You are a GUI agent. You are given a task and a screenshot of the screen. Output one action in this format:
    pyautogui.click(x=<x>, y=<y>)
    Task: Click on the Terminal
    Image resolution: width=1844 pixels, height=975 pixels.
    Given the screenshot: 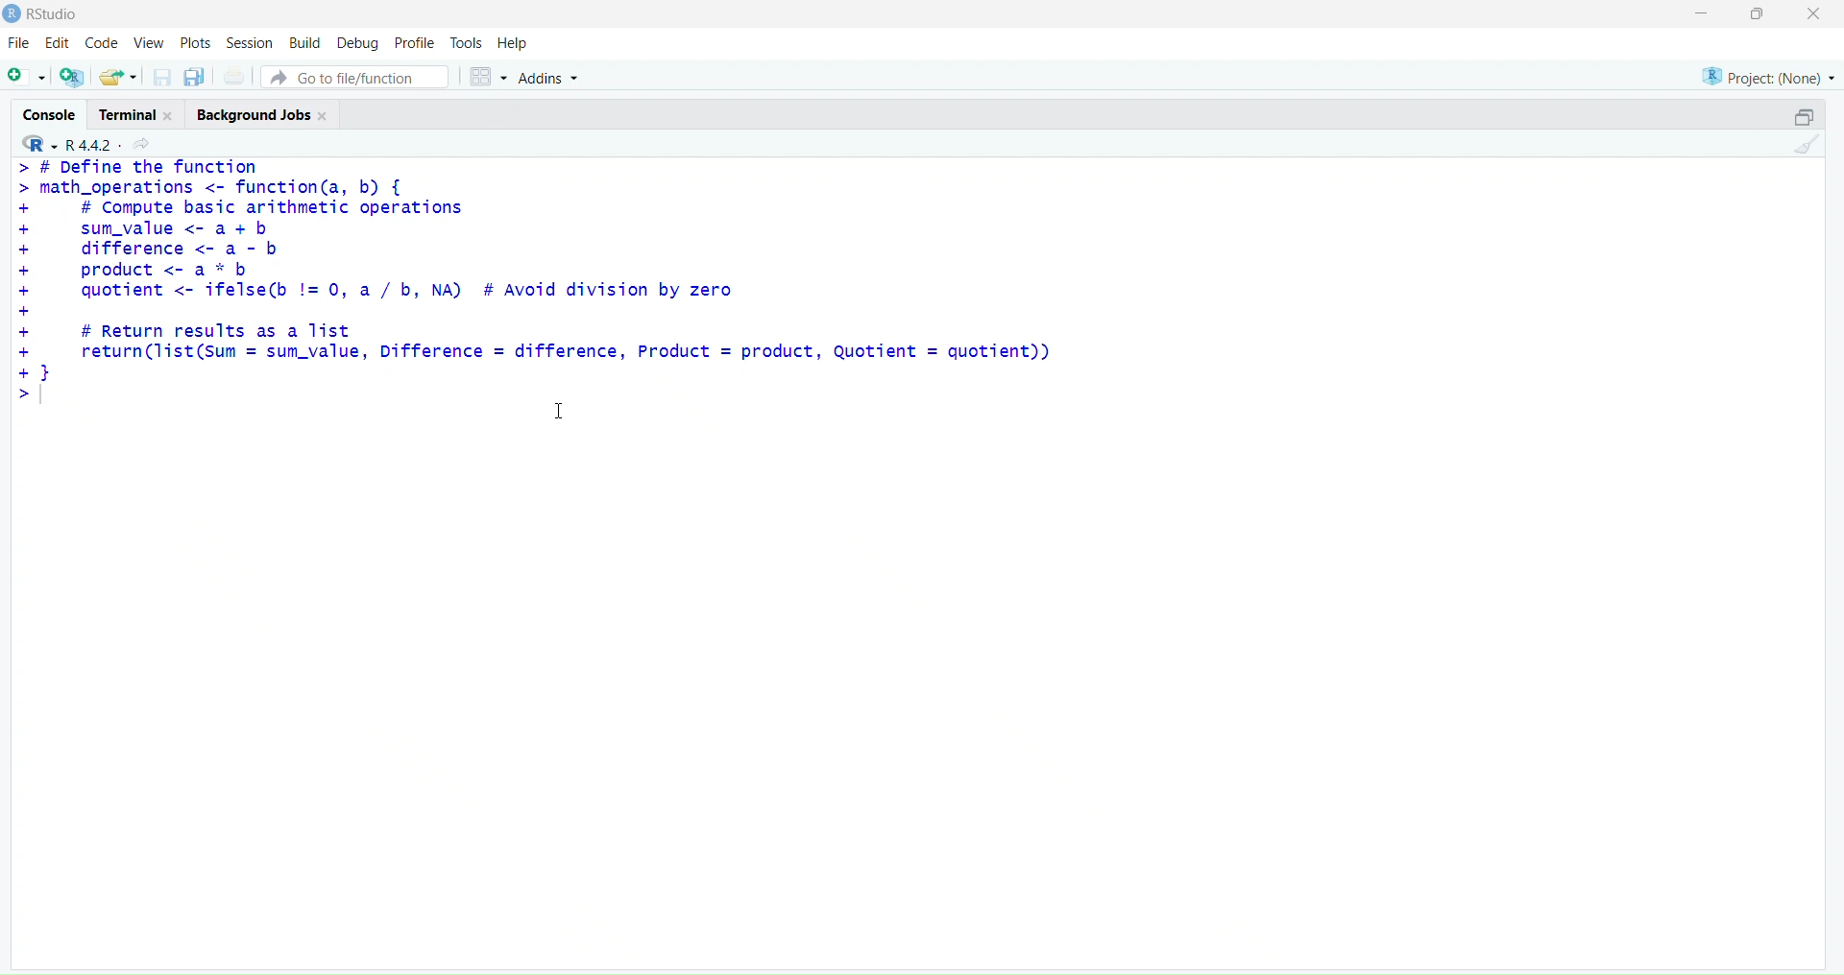 What is the action you would take?
    pyautogui.click(x=141, y=111)
    